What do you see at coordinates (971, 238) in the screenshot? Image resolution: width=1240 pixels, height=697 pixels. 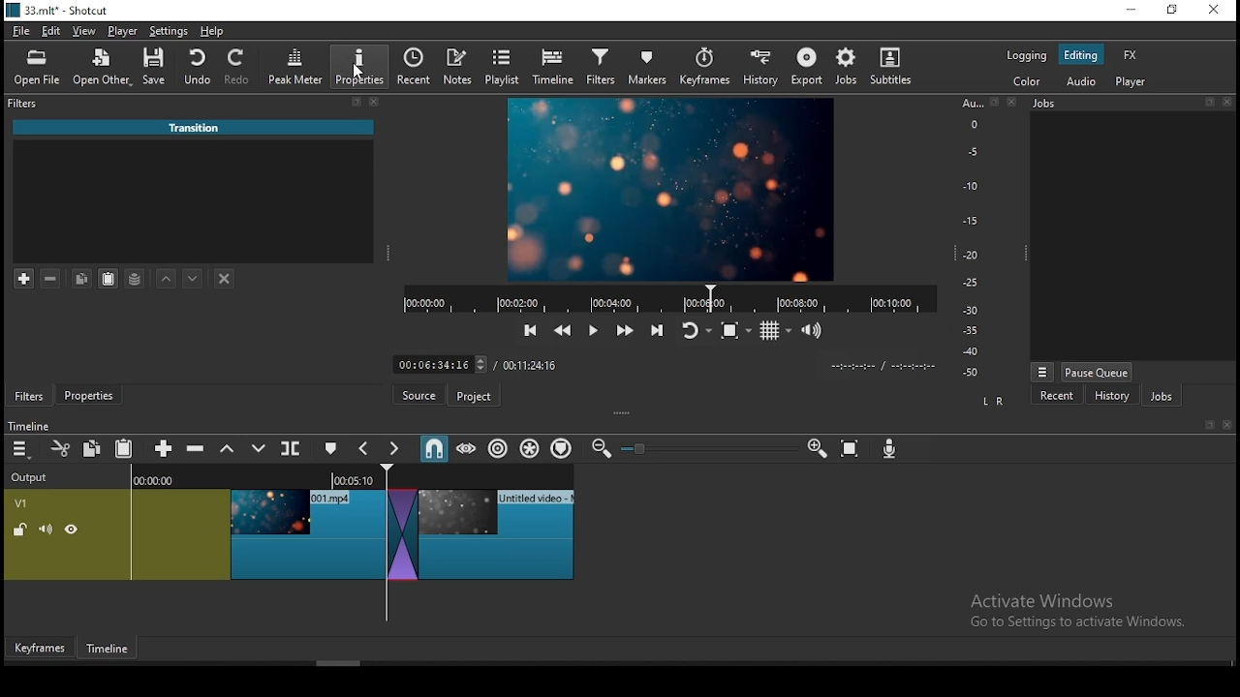 I see `audio bar` at bounding box center [971, 238].